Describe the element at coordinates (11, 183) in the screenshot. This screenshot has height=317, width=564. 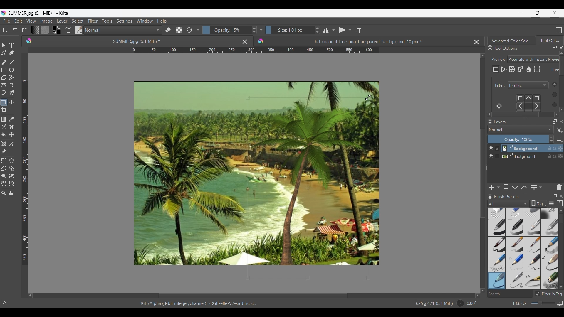
I see `Magnetic curve selection tool` at that location.